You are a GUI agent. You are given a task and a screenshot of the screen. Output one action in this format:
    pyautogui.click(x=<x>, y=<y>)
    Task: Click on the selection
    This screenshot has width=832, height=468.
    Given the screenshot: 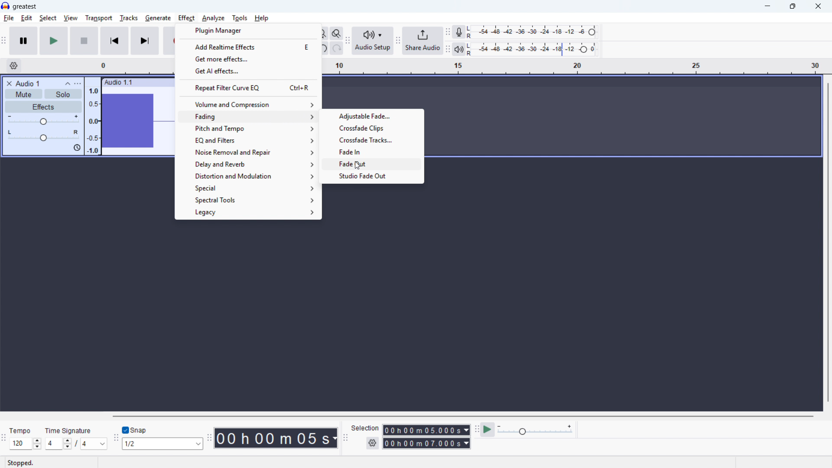 What is the action you would take?
    pyautogui.click(x=365, y=428)
    